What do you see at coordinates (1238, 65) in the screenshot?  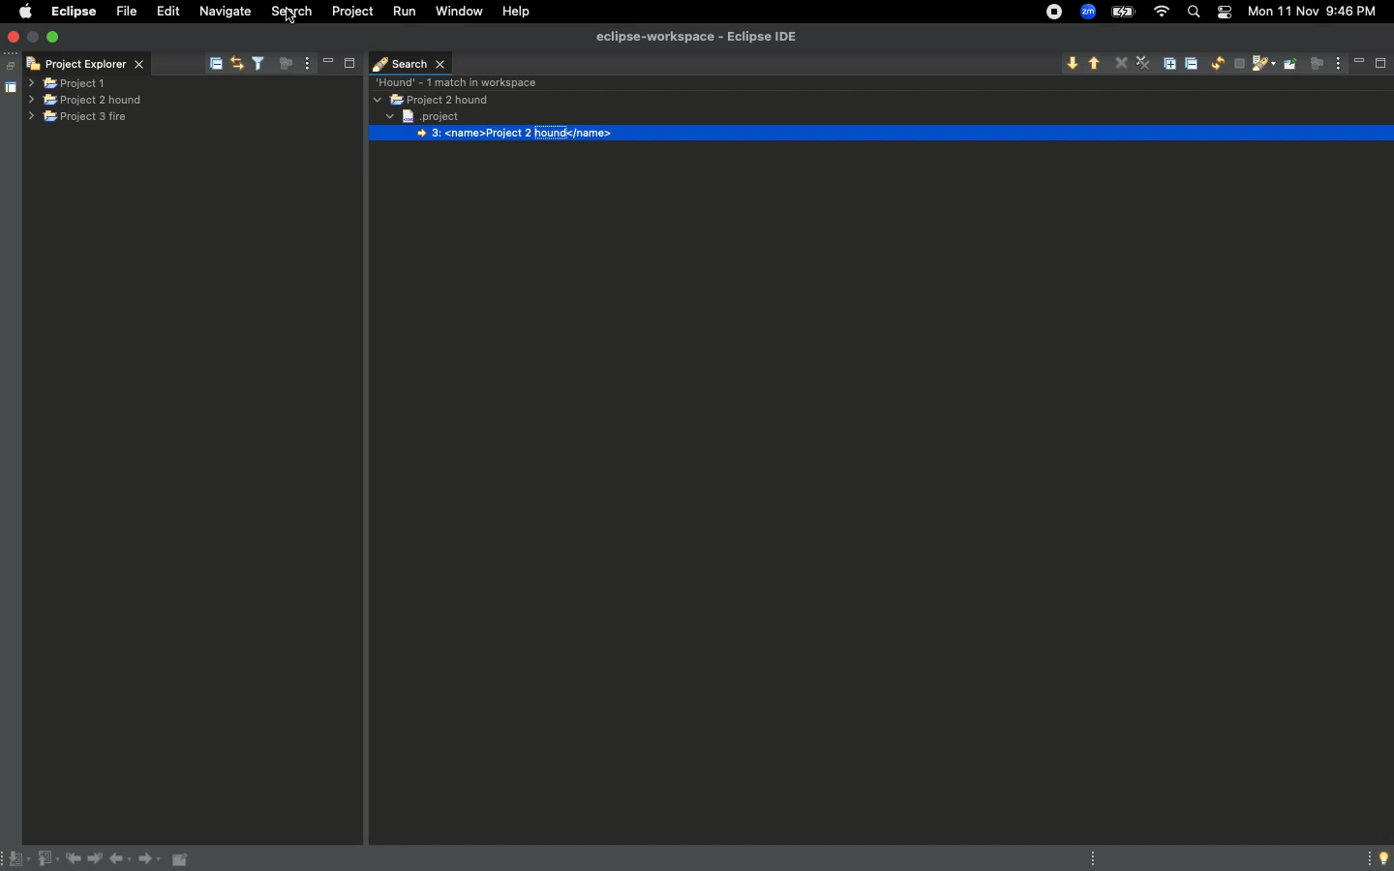 I see `Cancel current search` at bounding box center [1238, 65].